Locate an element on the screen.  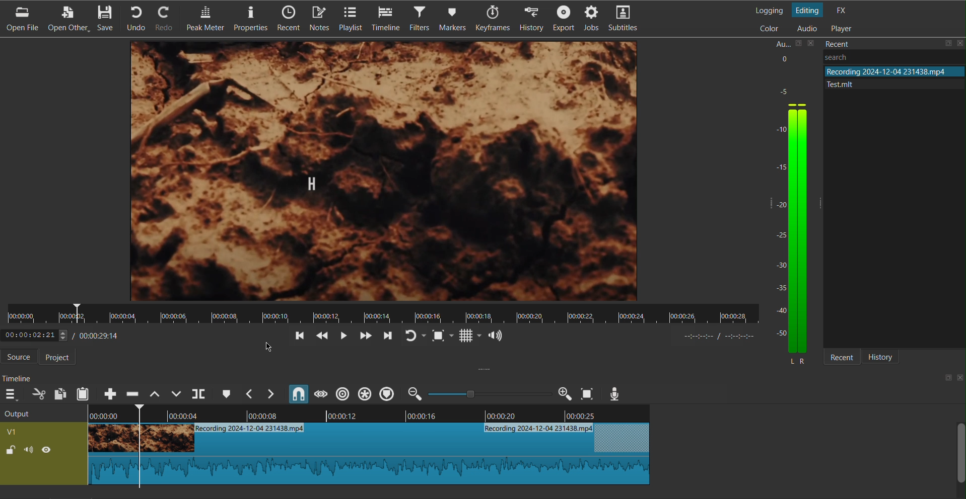
Timestamp is located at coordinates (96, 336).